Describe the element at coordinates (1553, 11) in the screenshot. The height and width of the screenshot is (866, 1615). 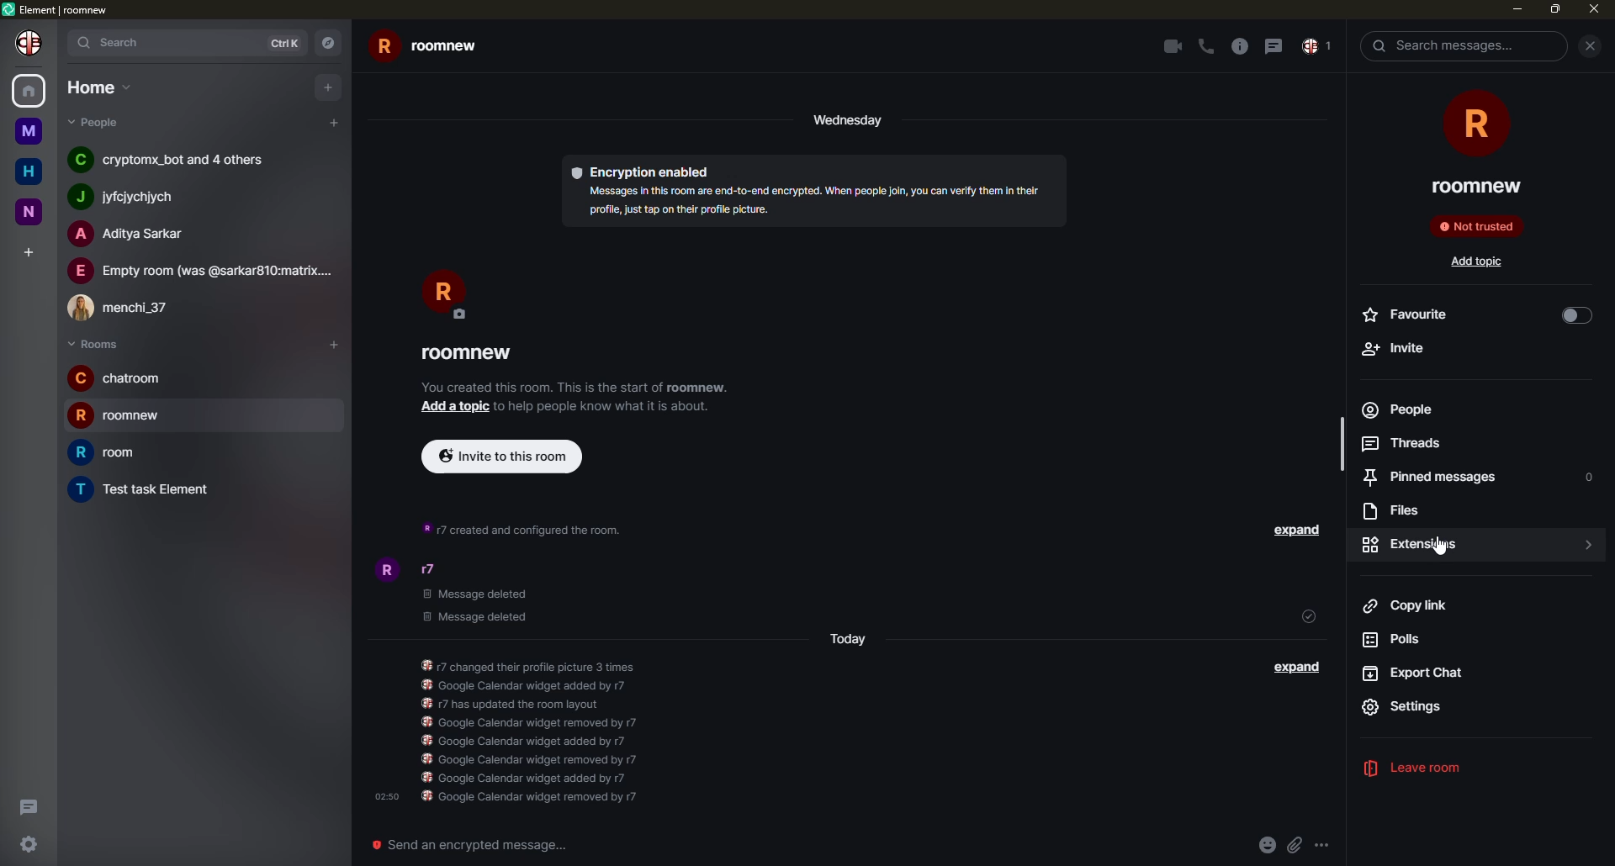
I see `max` at that location.